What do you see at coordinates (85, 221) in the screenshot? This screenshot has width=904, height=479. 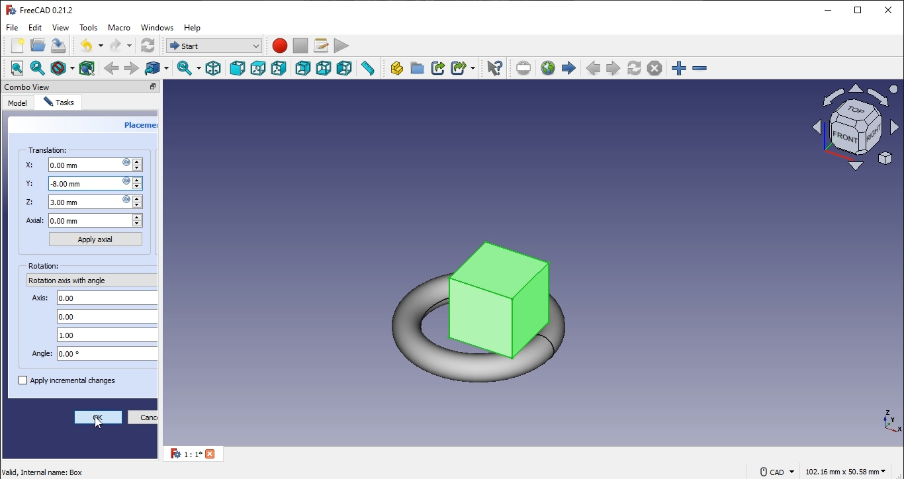 I see `axial` at bounding box center [85, 221].